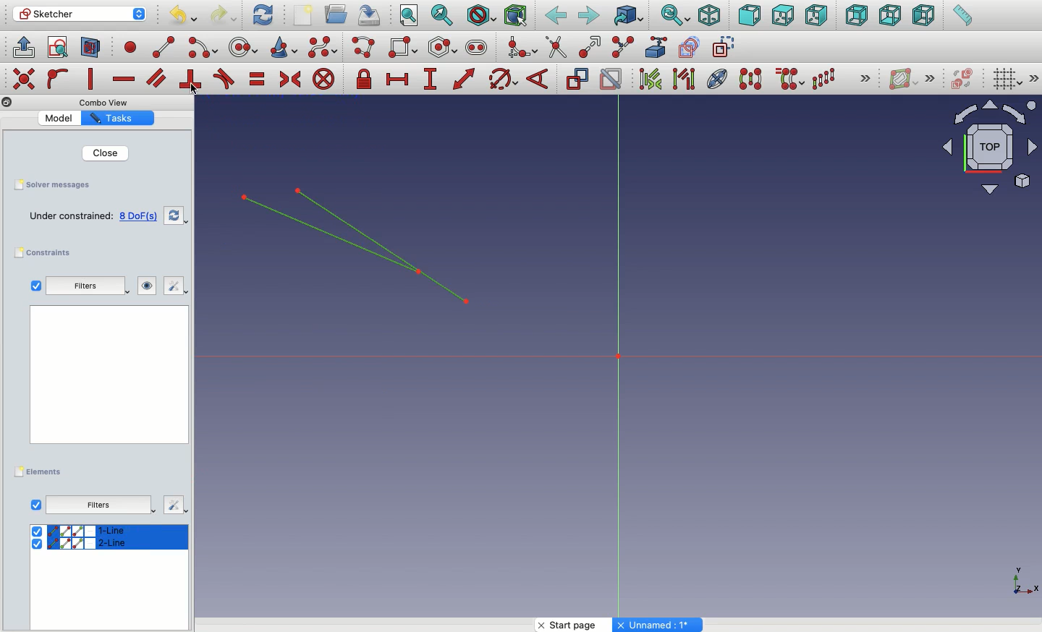 The width and height of the screenshot is (1042, 632). Describe the element at coordinates (675, 15) in the screenshot. I see `Sync view` at that location.